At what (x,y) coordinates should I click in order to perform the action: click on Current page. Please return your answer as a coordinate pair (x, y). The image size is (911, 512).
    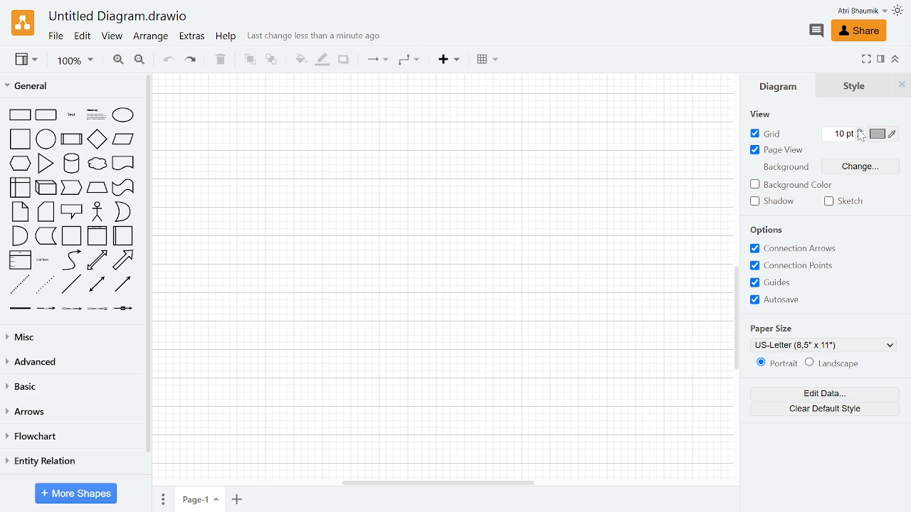
    Looking at the image, I should click on (200, 500).